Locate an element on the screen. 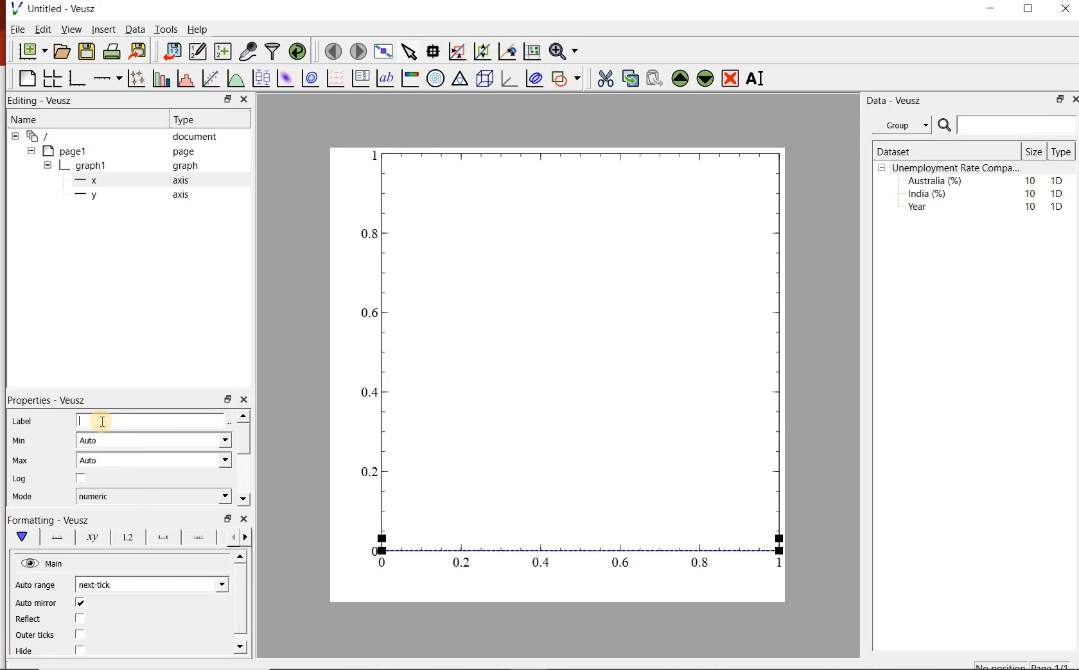 This screenshot has width=1079, height=670. hide/unhide is located at coordinates (30, 563).